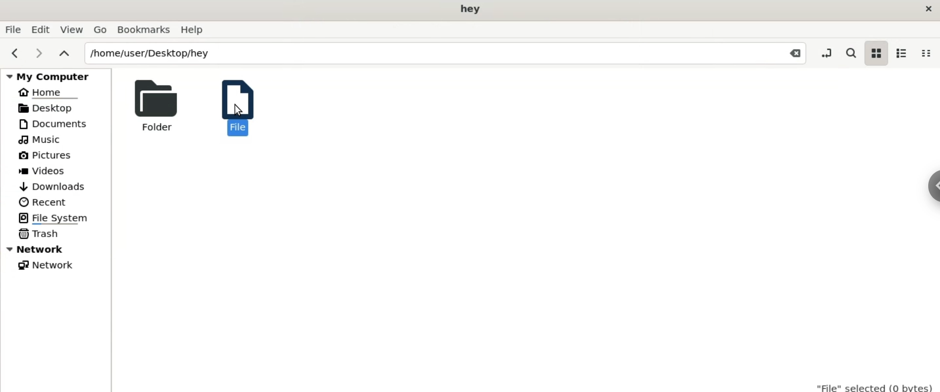  Describe the element at coordinates (13, 53) in the screenshot. I see `previous` at that location.